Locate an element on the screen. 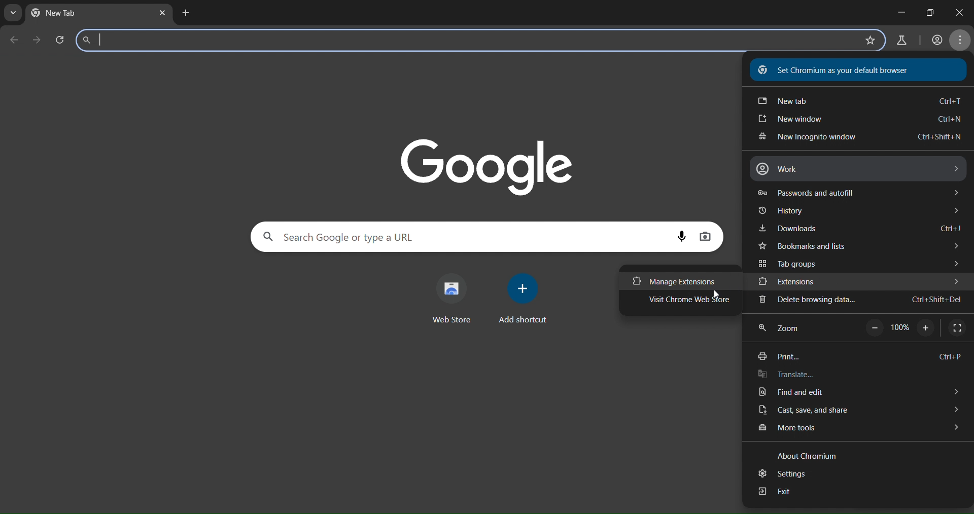  cast, save and share is located at coordinates (860, 411).